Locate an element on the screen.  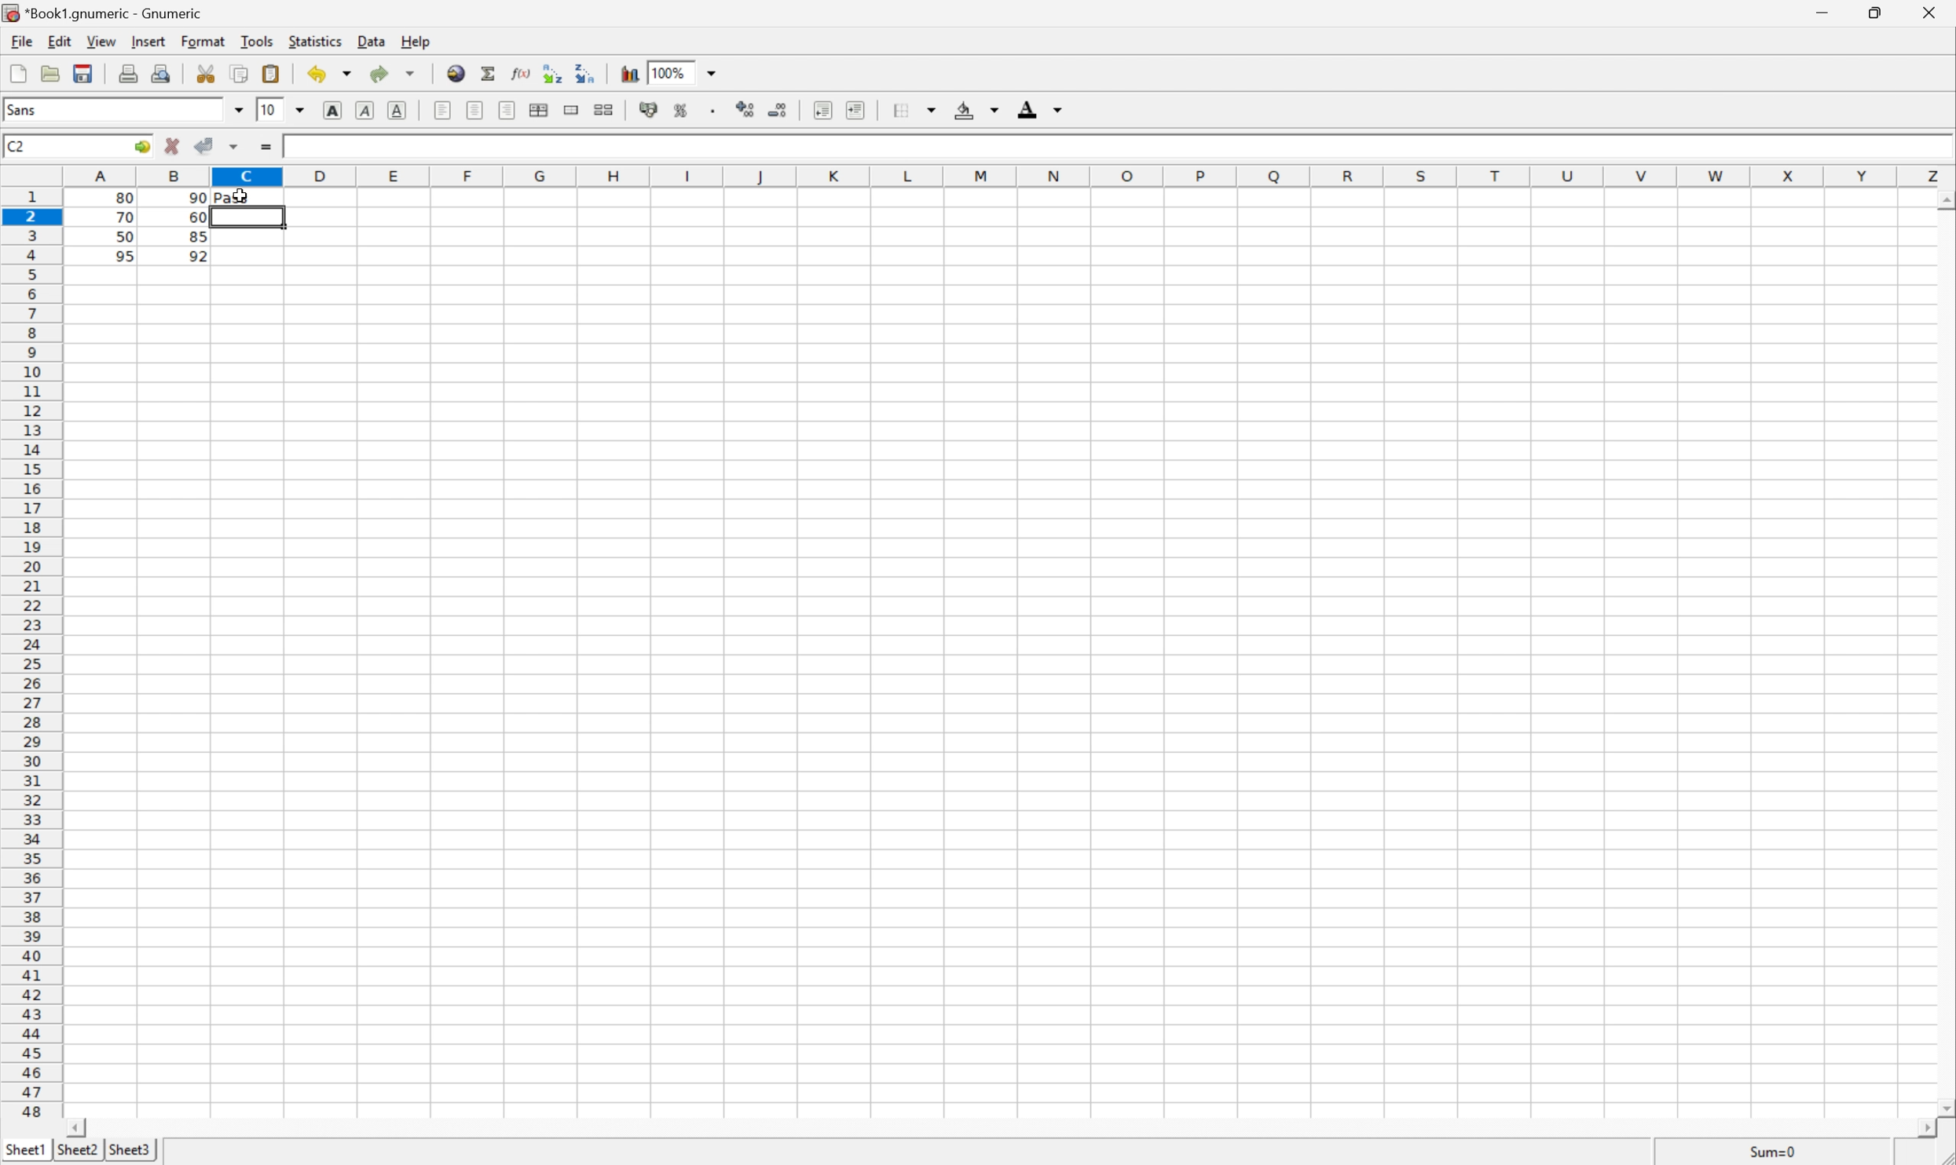
10 is located at coordinates (268, 110).